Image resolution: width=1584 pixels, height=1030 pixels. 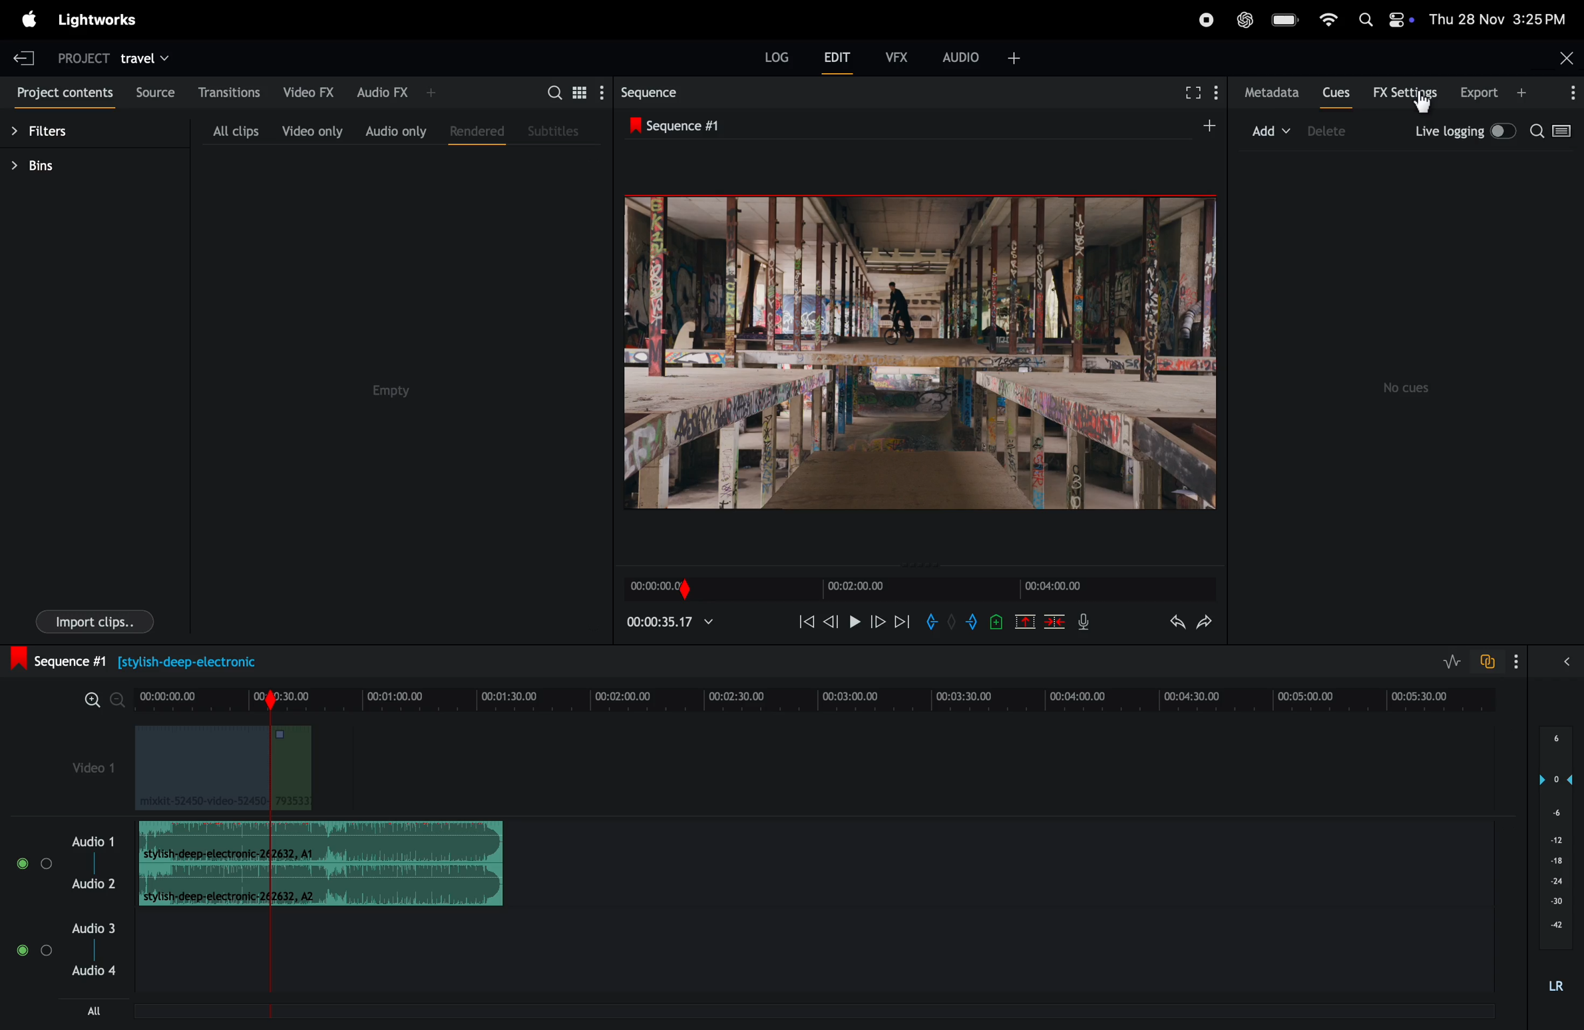 I want to click on light works menu, so click(x=106, y=21).